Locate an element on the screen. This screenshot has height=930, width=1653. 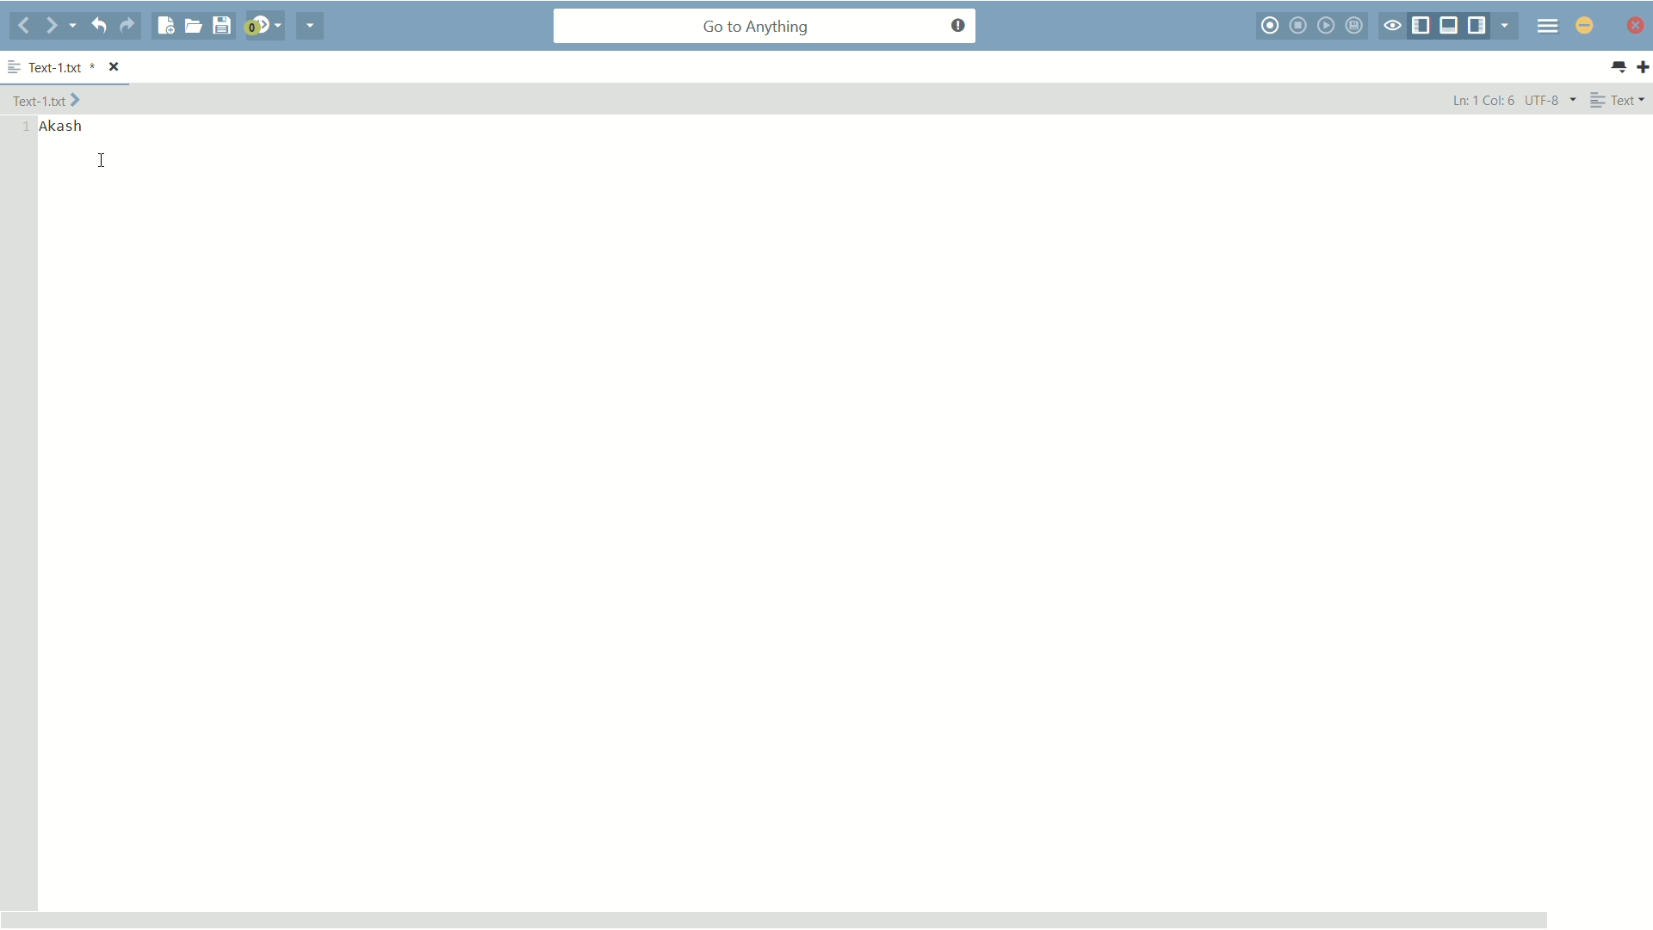
menu is located at coordinates (1548, 27).